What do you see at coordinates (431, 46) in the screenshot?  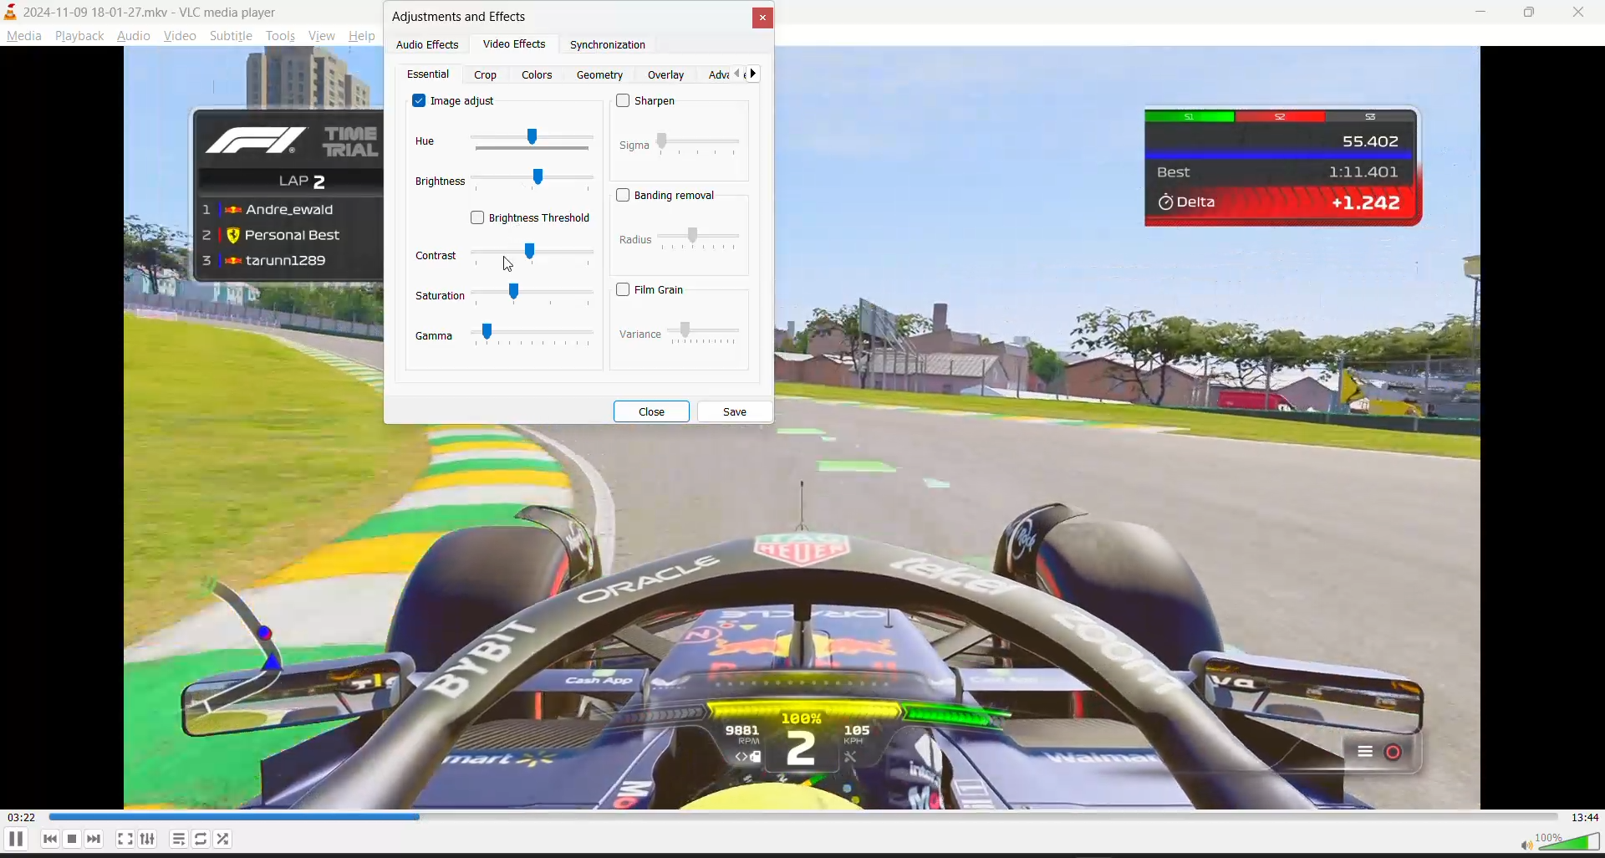 I see `audio effects` at bounding box center [431, 46].